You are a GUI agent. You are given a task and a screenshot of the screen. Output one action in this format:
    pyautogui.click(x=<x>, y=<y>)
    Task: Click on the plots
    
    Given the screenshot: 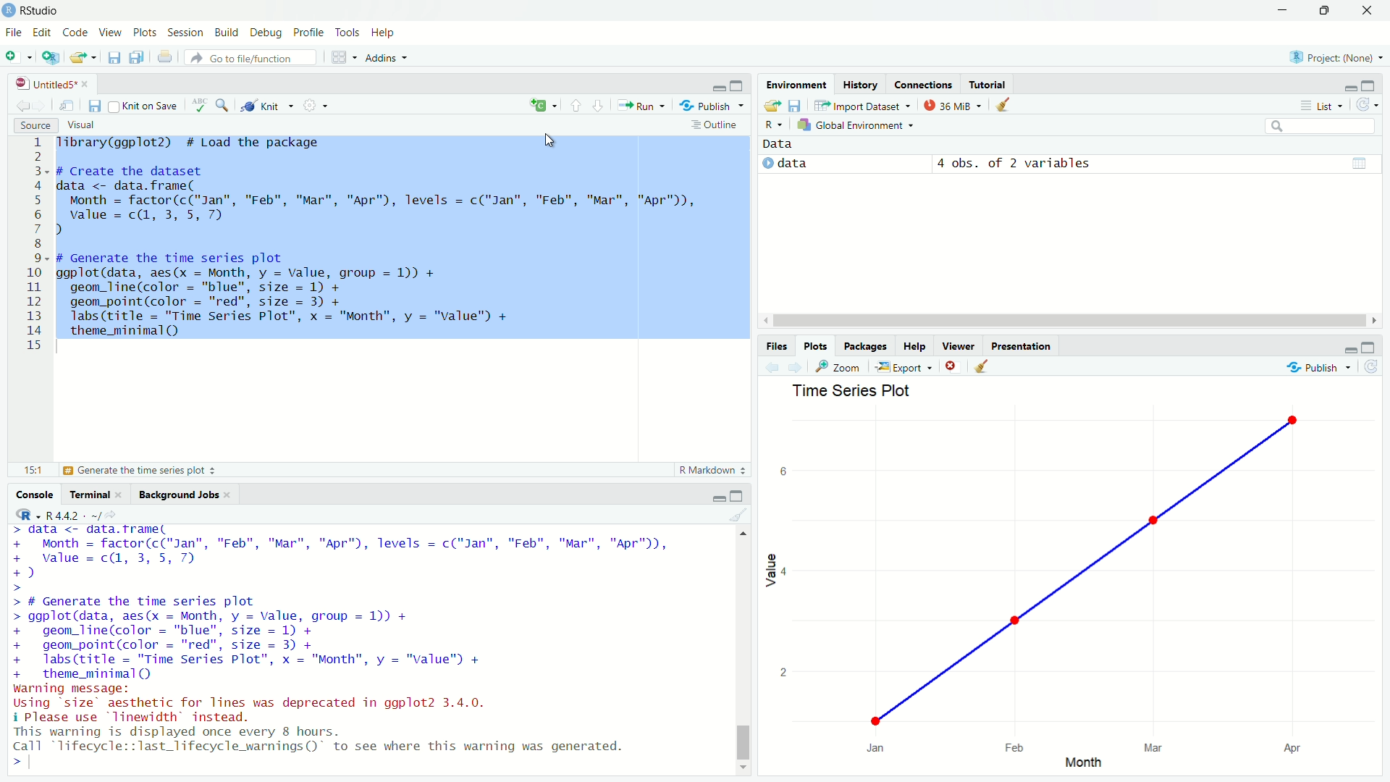 What is the action you would take?
    pyautogui.click(x=146, y=33)
    